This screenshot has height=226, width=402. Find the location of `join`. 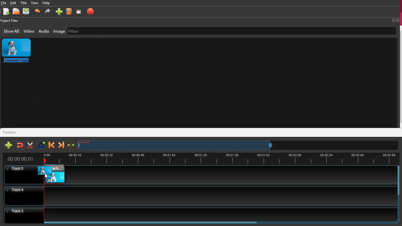

join is located at coordinates (71, 145).